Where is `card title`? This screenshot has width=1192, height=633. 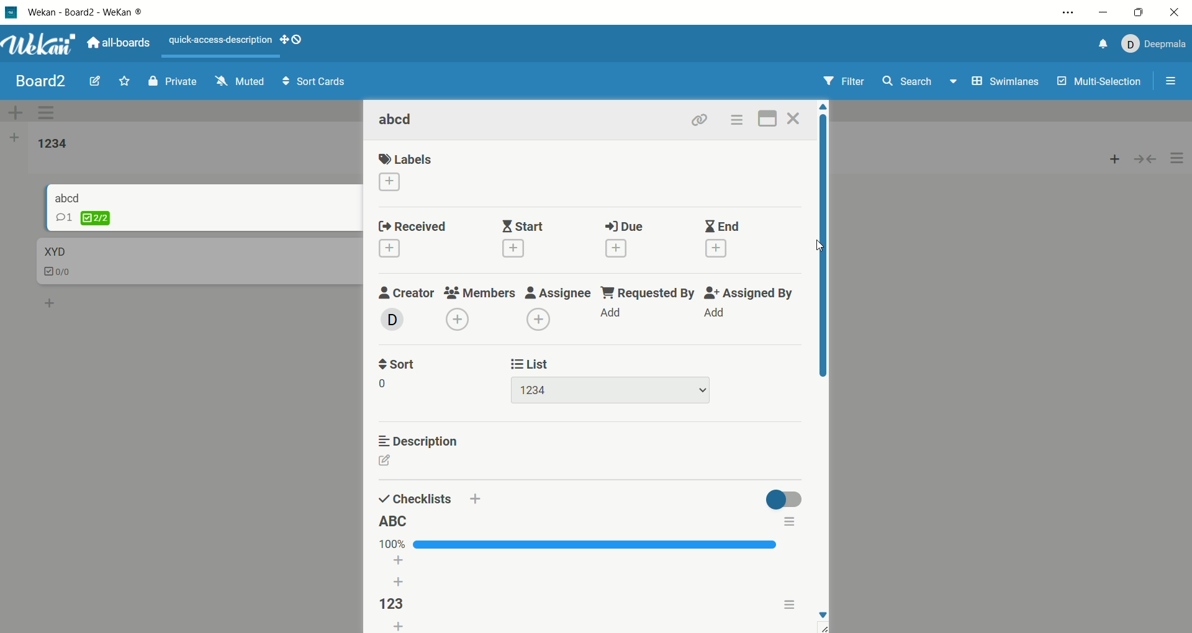 card title is located at coordinates (397, 120).